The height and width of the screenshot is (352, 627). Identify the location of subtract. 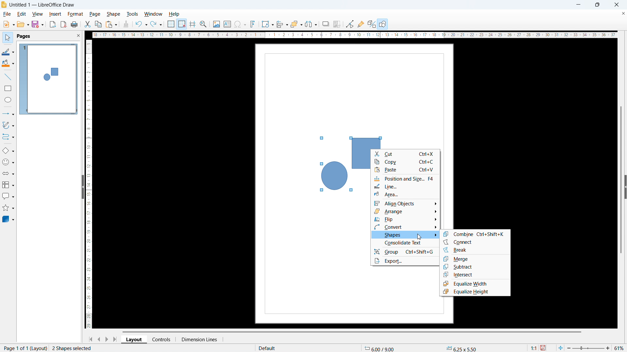
(476, 267).